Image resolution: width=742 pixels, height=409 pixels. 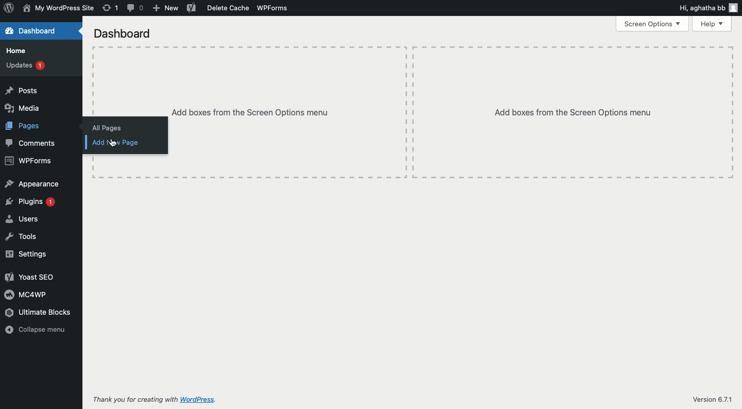 I want to click on Comments, so click(x=31, y=144).